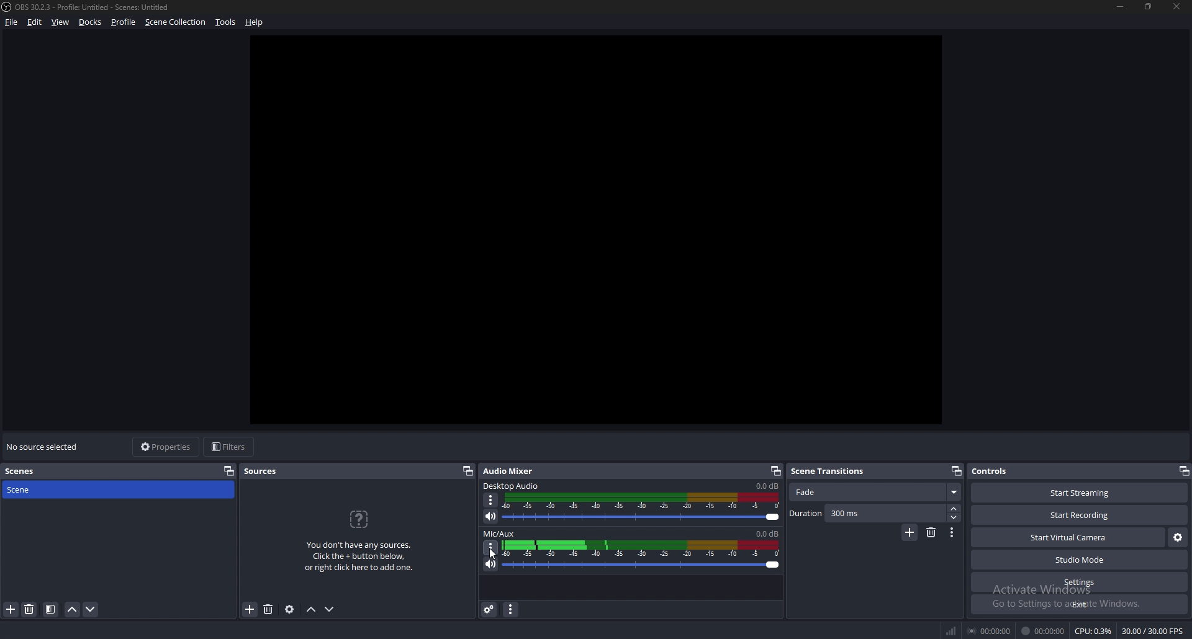  What do you see at coordinates (995, 471) in the screenshot?
I see `controls` at bounding box center [995, 471].